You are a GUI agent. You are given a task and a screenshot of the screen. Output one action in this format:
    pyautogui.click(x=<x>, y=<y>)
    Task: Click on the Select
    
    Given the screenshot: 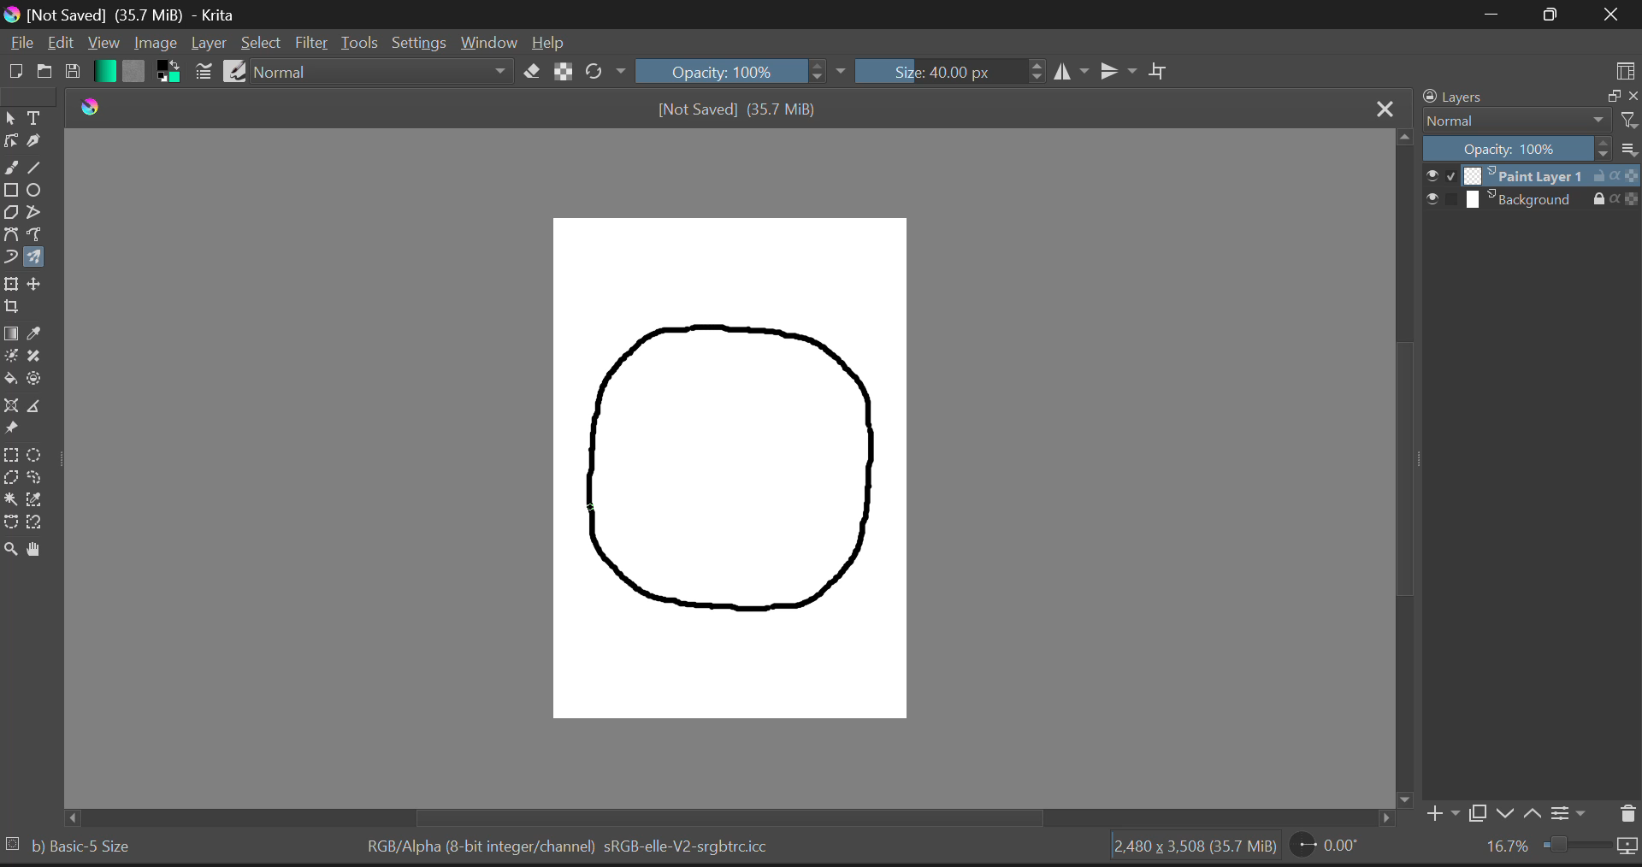 What is the action you would take?
    pyautogui.click(x=261, y=44)
    